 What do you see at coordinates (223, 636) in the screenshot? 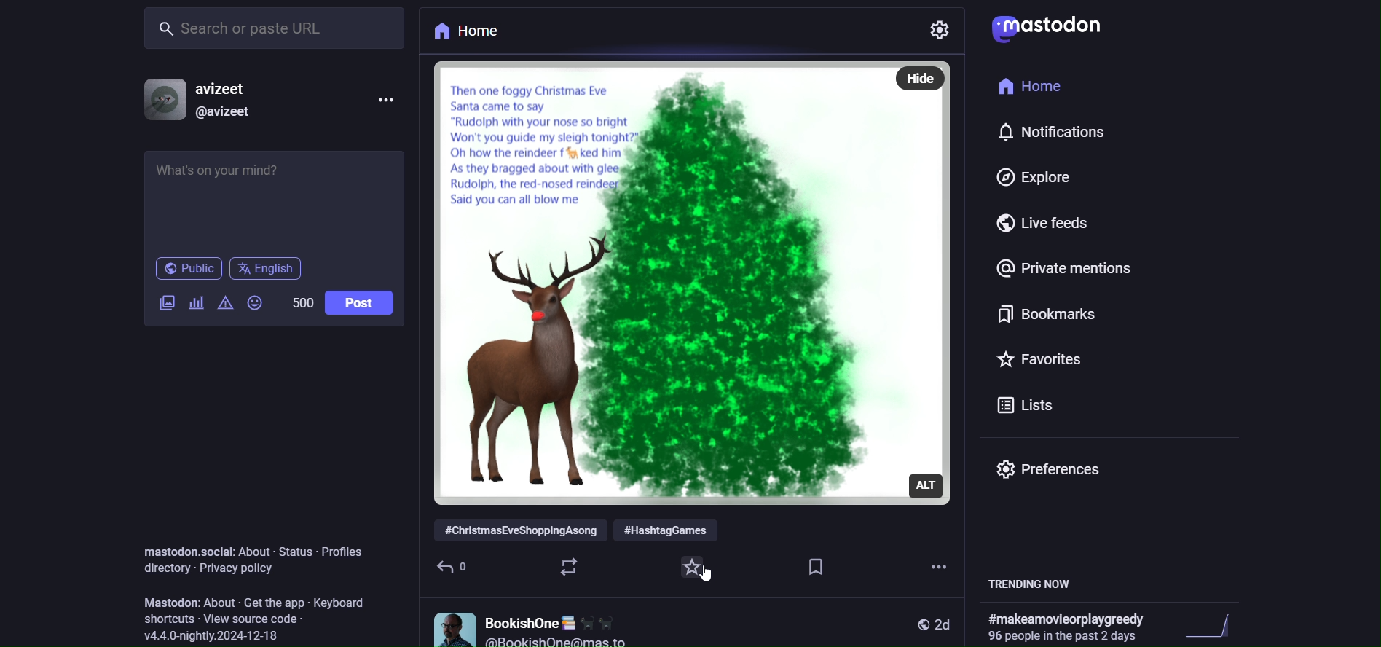
I see `version` at bounding box center [223, 636].